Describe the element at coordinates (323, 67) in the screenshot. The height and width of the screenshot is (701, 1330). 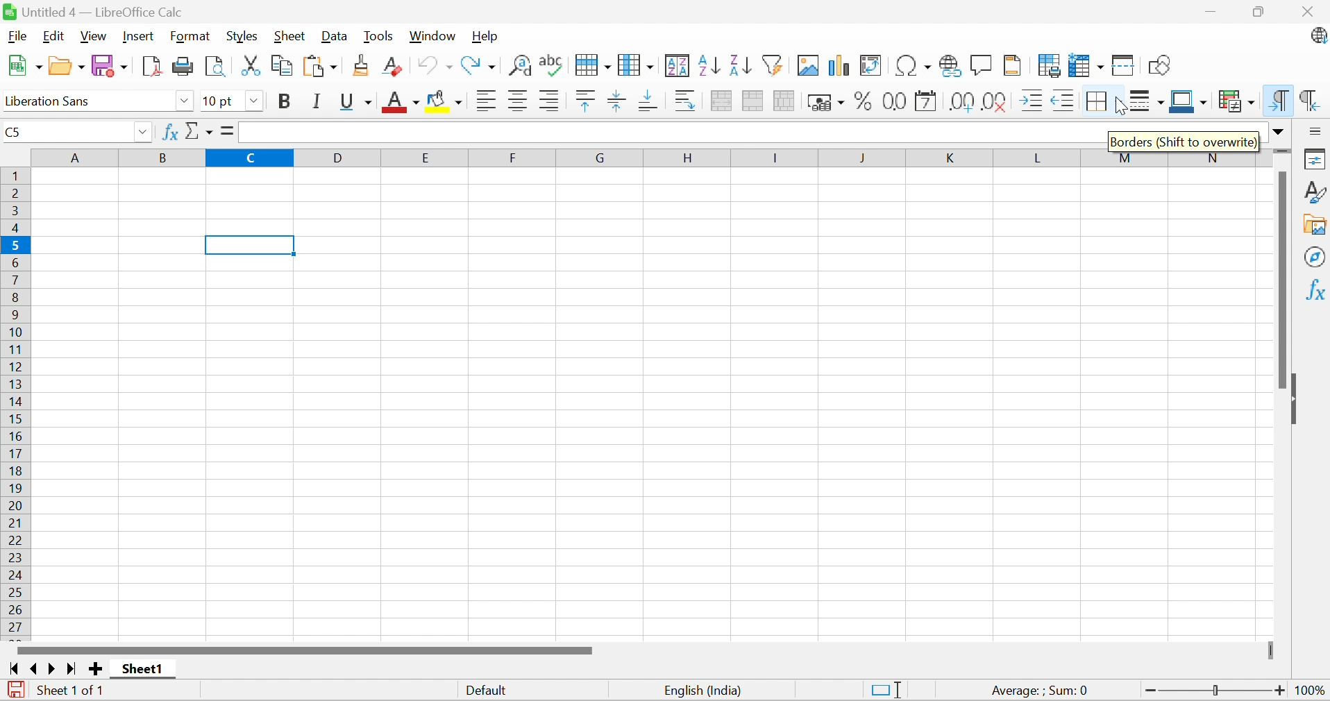
I see `Paste` at that location.